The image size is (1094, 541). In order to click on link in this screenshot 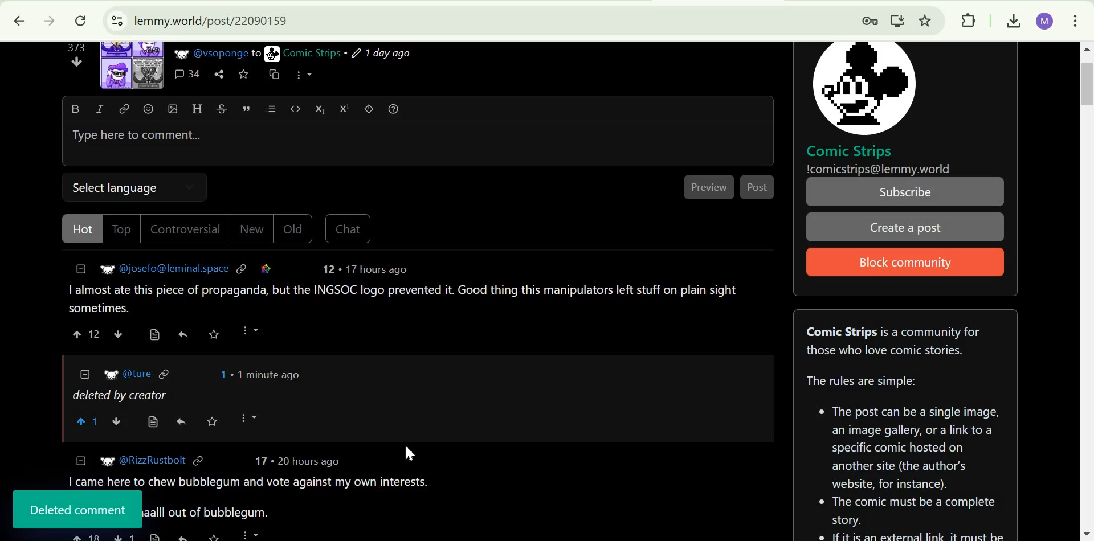, I will do `click(125, 108)`.